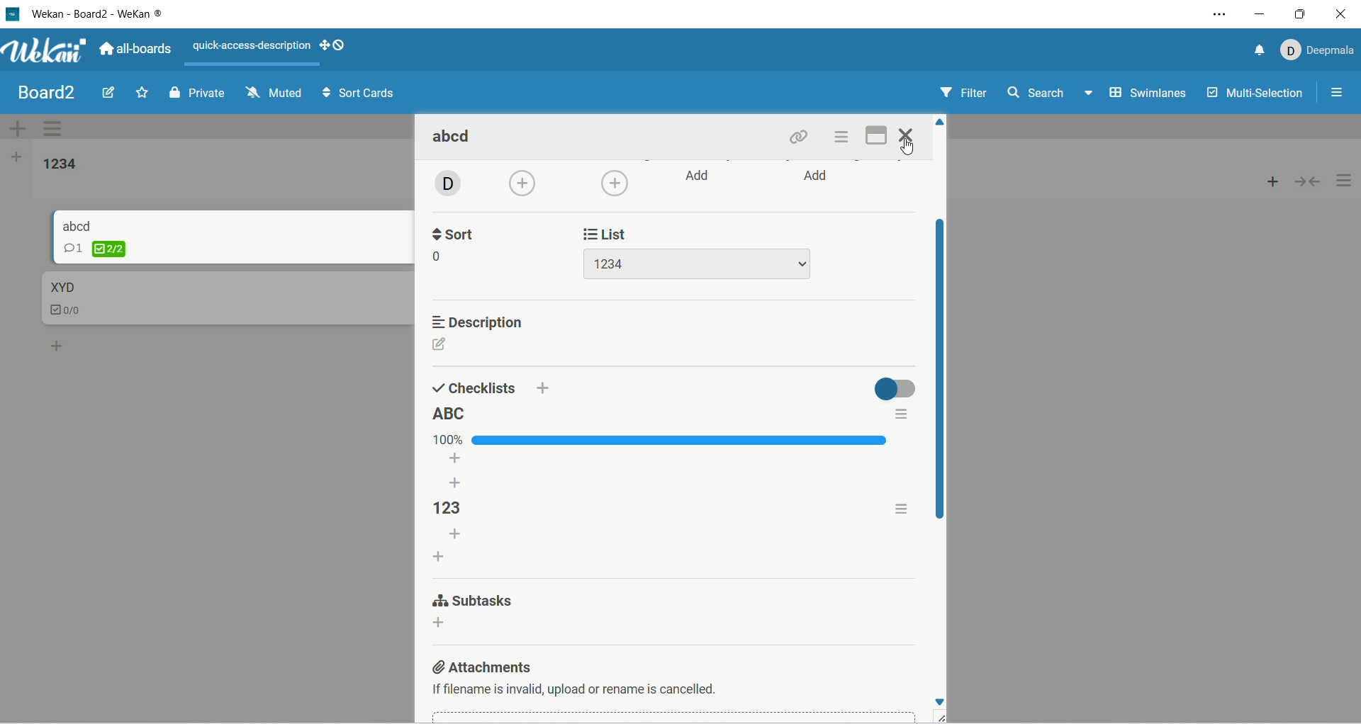 The width and height of the screenshot is (1361, 724). I want to click on cursor, so click(909, 150).